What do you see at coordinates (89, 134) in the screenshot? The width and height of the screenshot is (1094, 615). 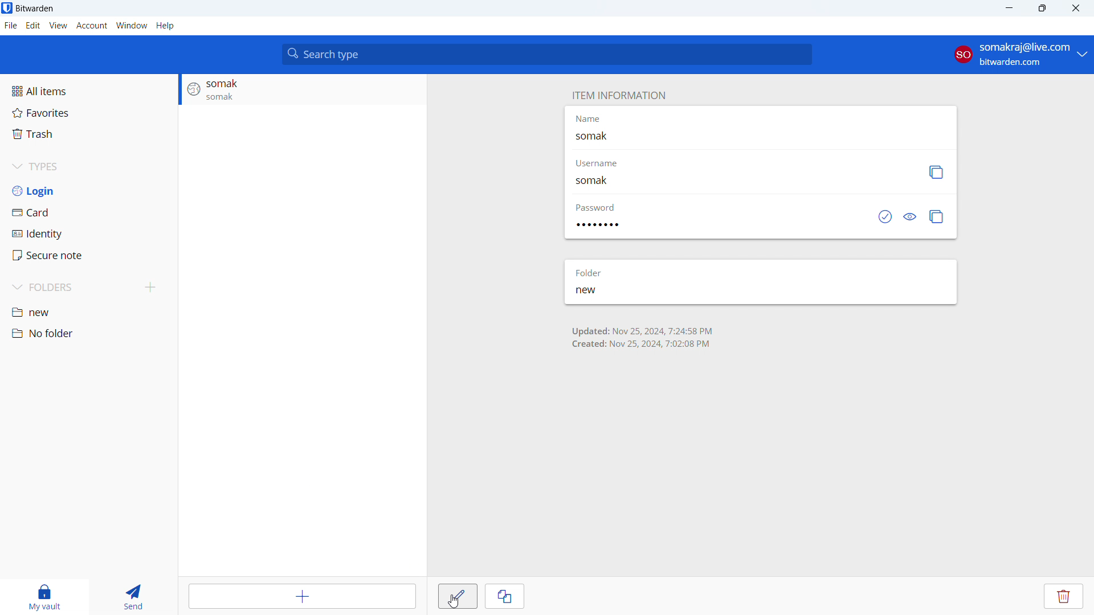 I see `trash` at bounding box center [89, 134].